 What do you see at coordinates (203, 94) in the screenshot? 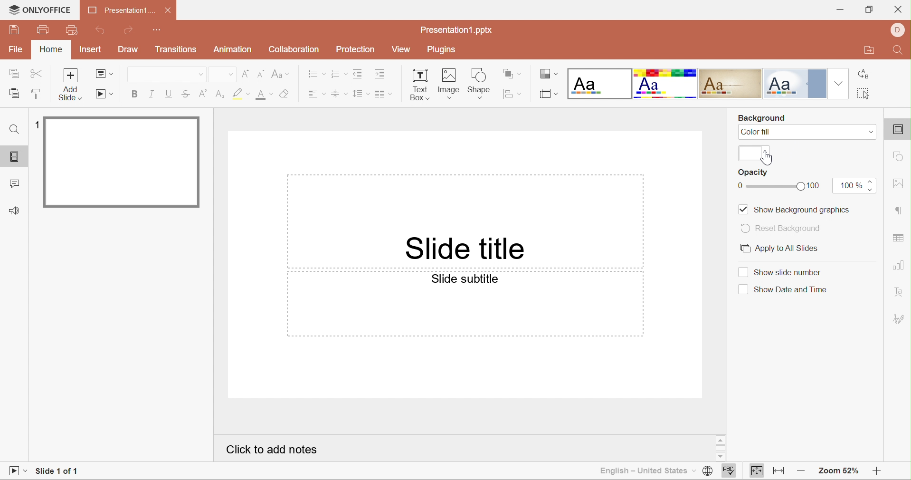
I see `Superscript` at bounding box center [203, 94].